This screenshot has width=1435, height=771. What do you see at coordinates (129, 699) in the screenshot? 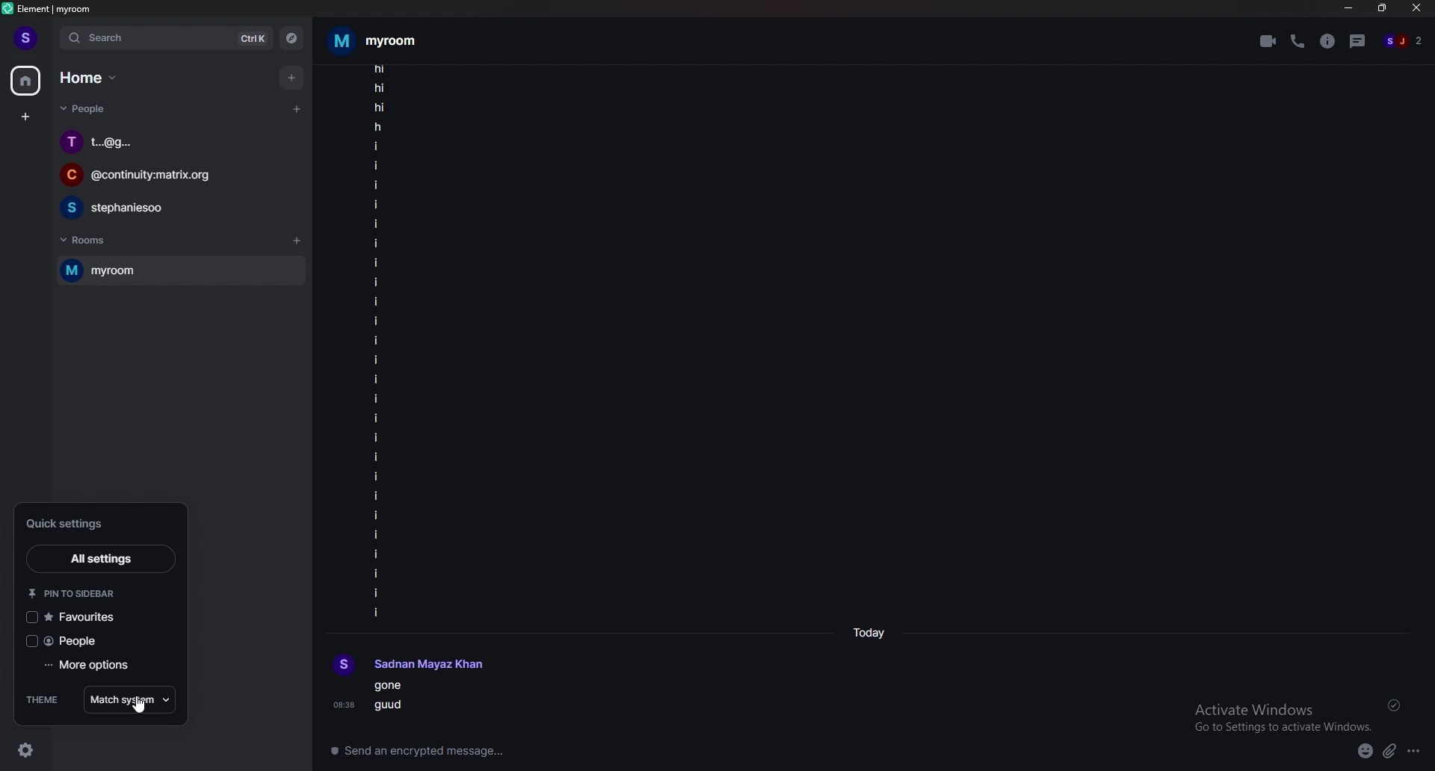
I see `theme selection` at bounding box center [129, 699].